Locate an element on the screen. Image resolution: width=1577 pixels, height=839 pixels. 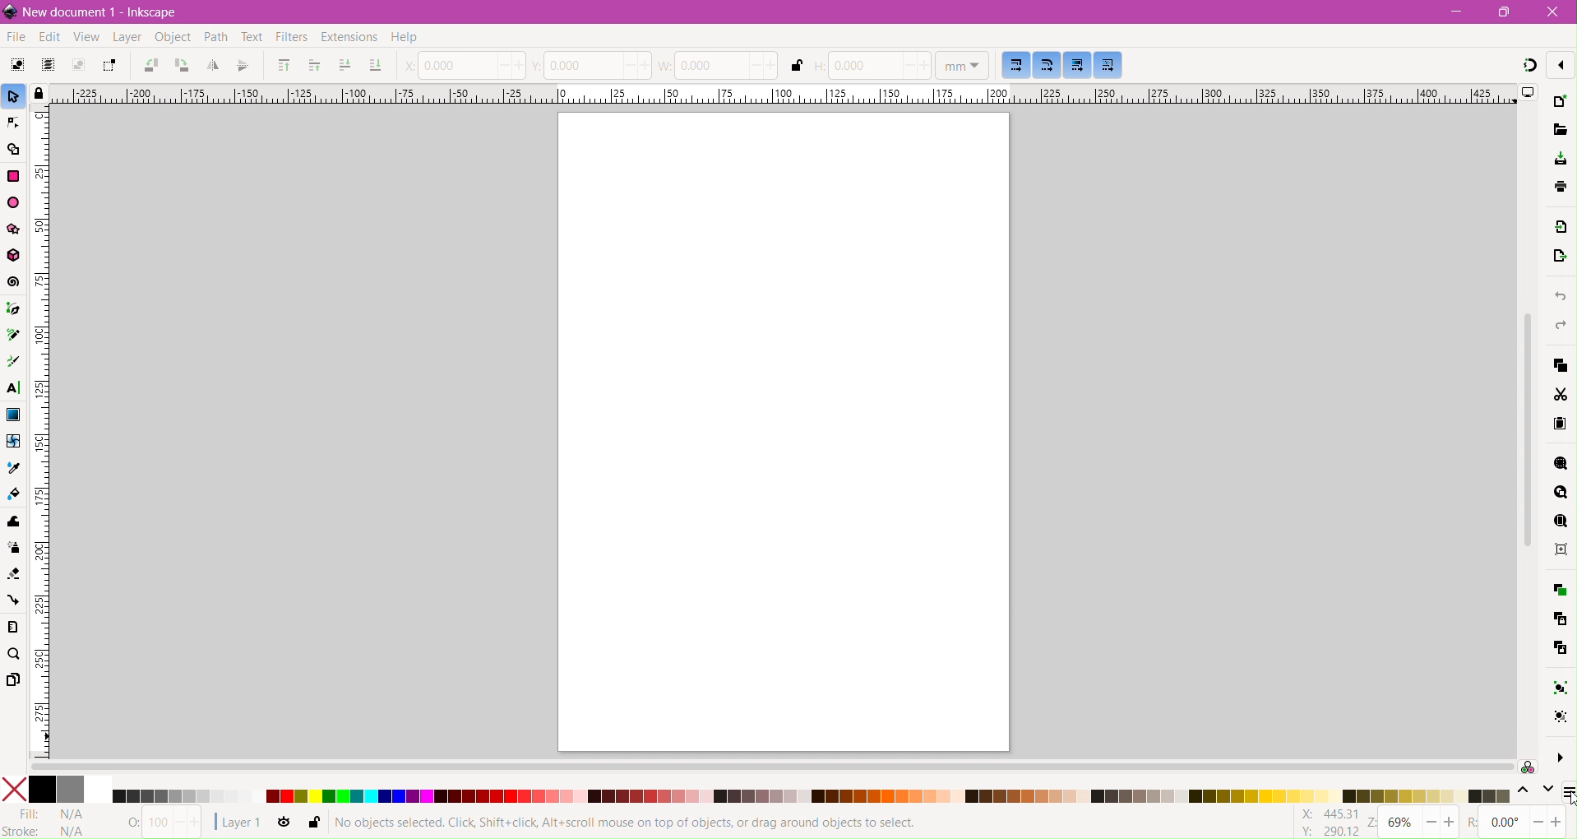
Object Flip Vertical is located at coordinates (243, 66).